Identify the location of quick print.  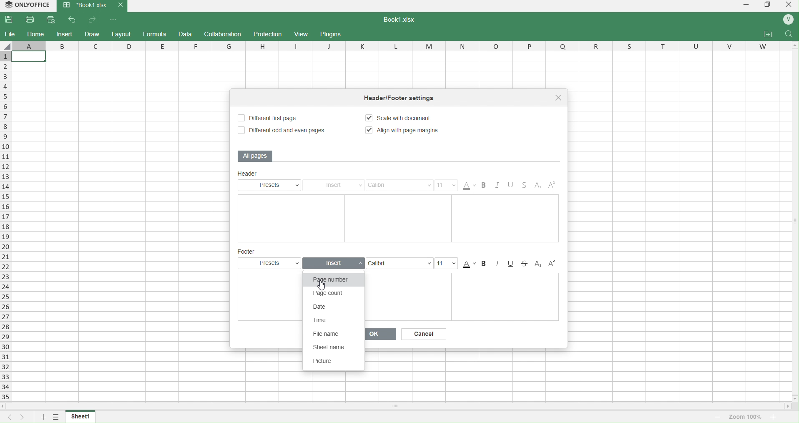
(53, 19).